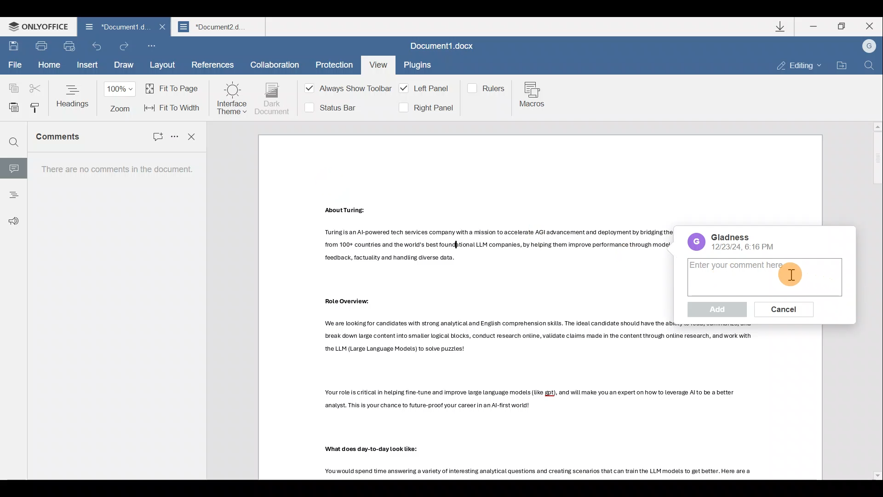  What do you see at coordinates (13, 167) in the screenshot?
I see `Comment` at bounding box center [13, 167].